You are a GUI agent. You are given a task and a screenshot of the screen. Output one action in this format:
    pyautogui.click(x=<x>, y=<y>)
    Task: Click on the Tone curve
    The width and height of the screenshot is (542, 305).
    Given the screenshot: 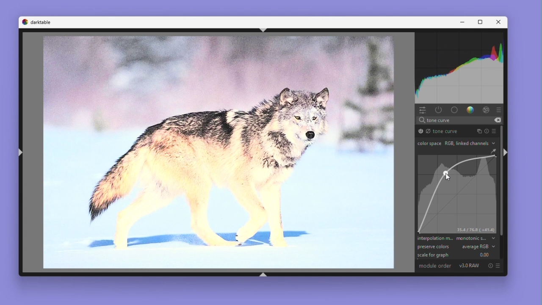 What is the action you would take?
    pyautogui.click(x=442, y=131)
    